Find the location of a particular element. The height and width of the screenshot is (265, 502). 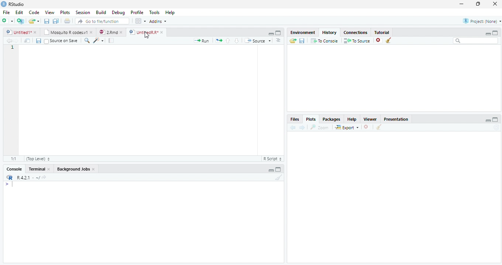

Connections is located at coordinates (355, 32).